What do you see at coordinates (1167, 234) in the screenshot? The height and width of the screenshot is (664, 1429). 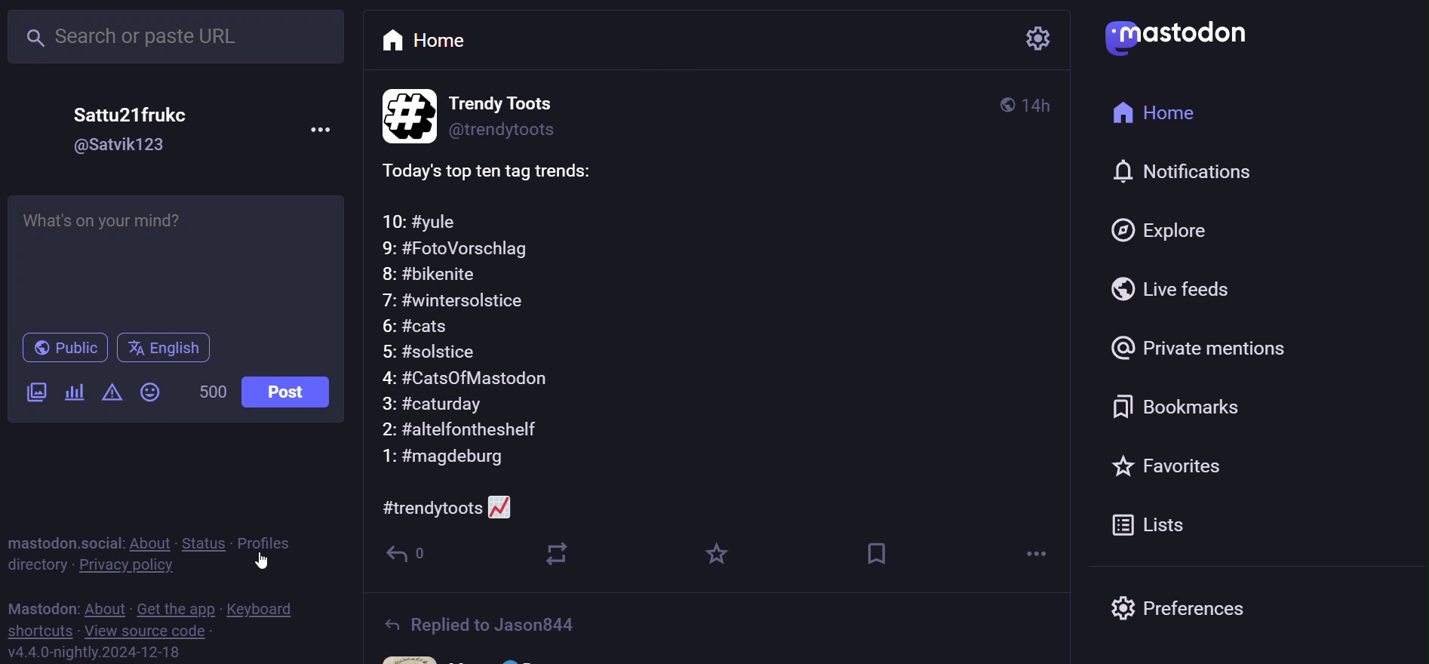 I see `explore` at bounding box center [1167, 234].